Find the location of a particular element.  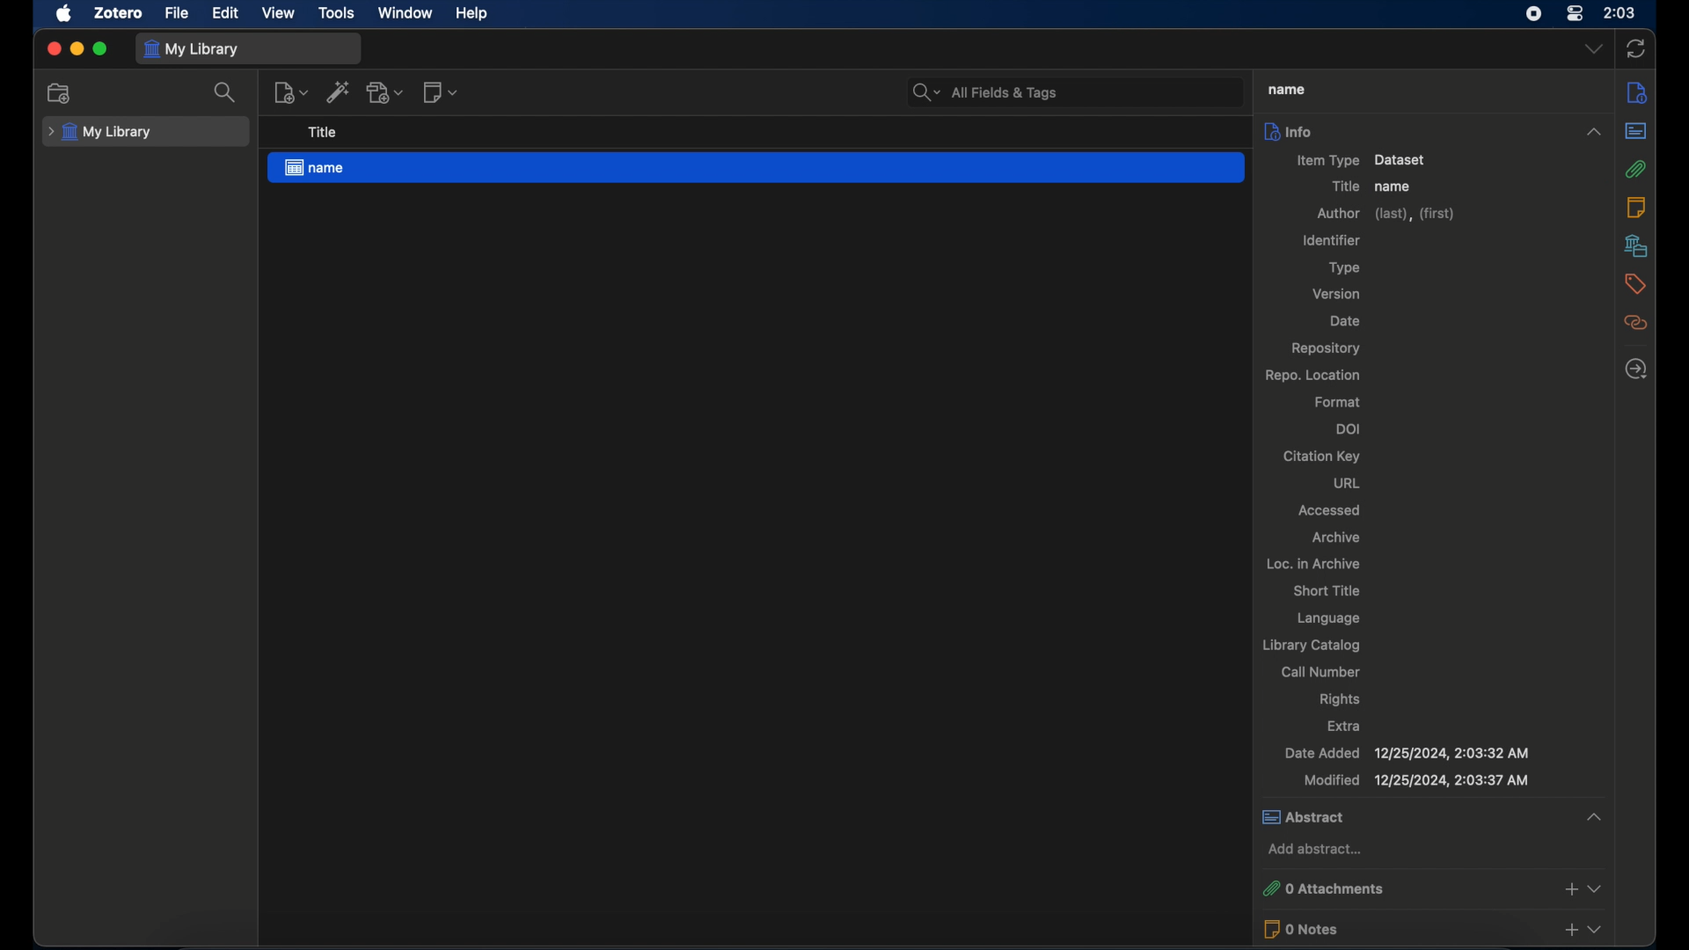

help is located at coordinates (472, 13).